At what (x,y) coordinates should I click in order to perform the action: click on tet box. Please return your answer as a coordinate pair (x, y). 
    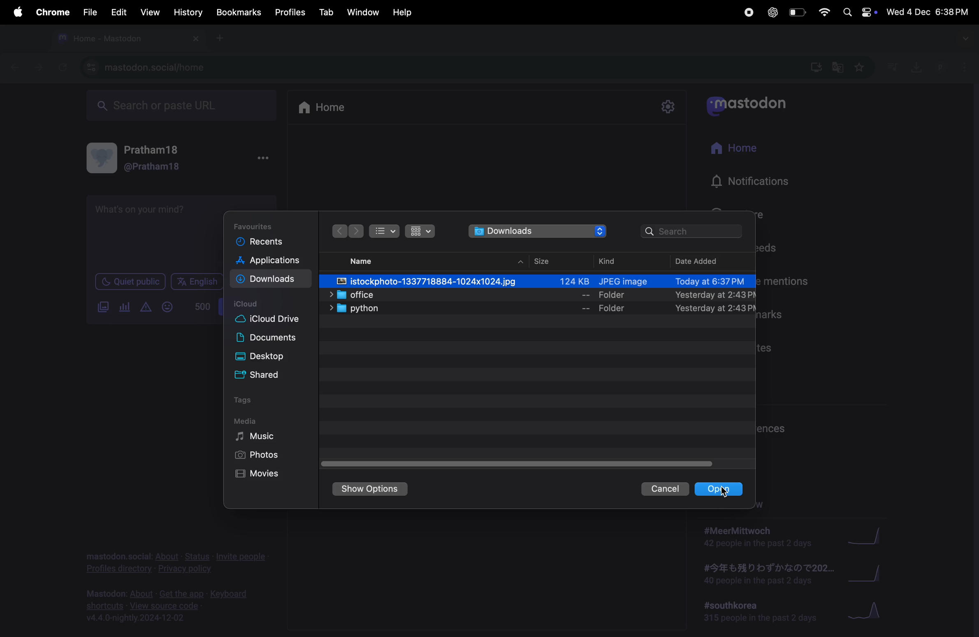
    Looking at the image, I should click on (155, 229).